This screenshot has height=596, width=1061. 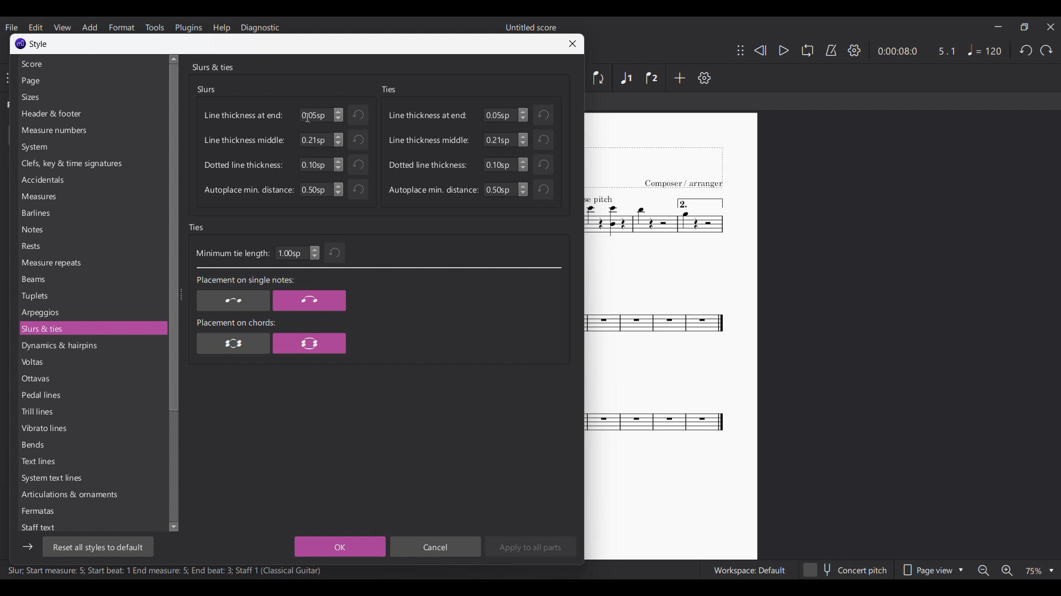 I want to click on Change line thickness middle, so click(x=523, y=140).